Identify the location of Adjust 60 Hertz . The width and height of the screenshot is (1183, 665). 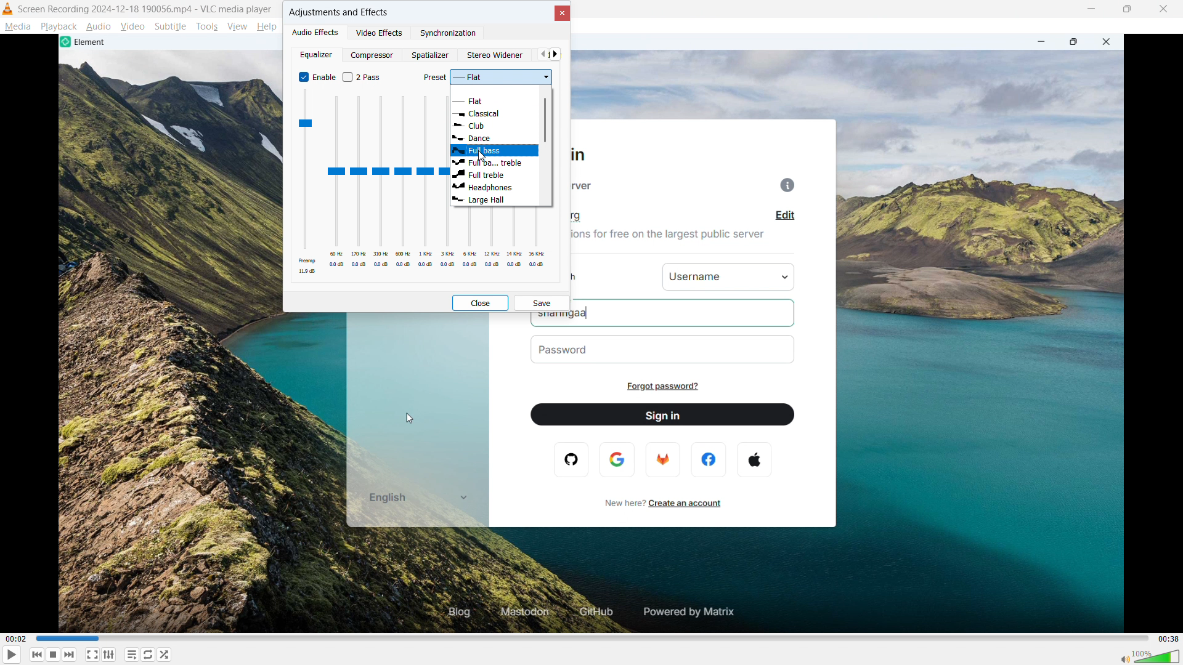
(336, 183).